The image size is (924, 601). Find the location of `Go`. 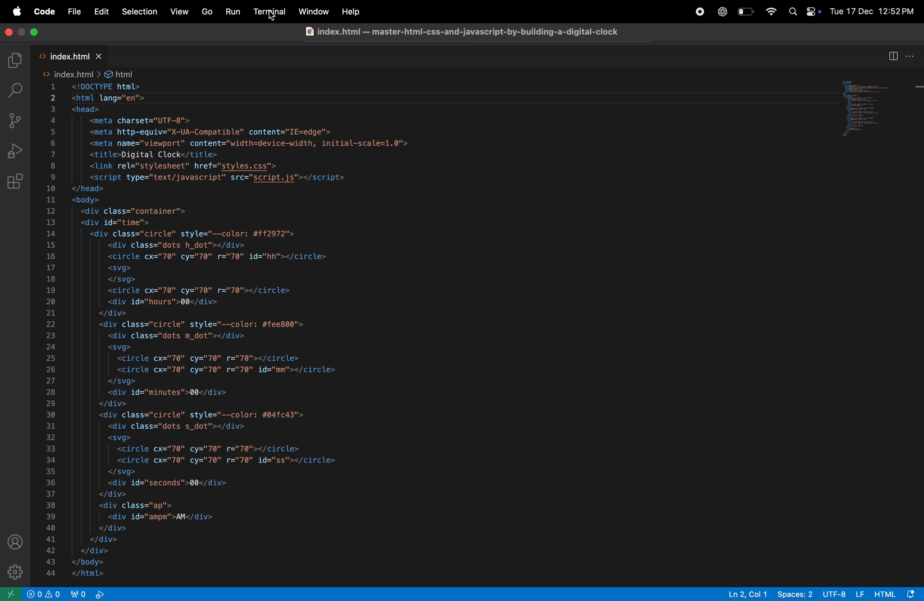

Go is located at coordinates (206, 12).